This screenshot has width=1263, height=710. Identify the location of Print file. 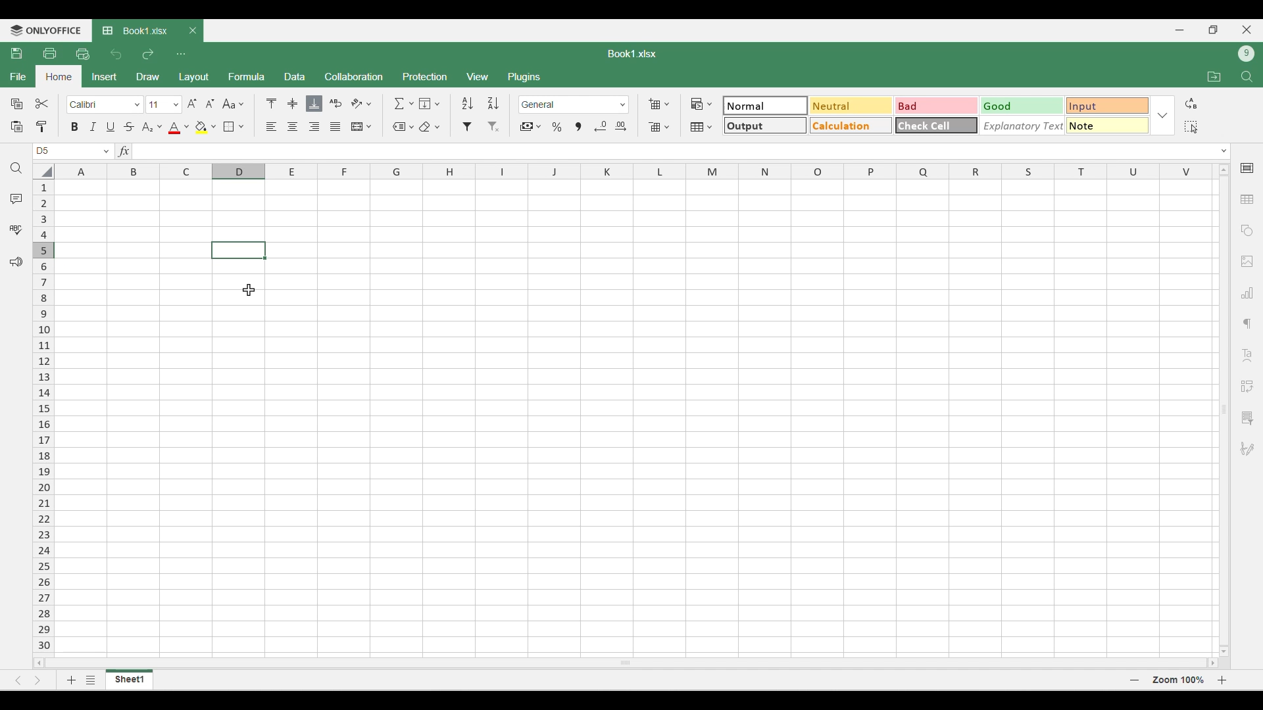
(49, 53).